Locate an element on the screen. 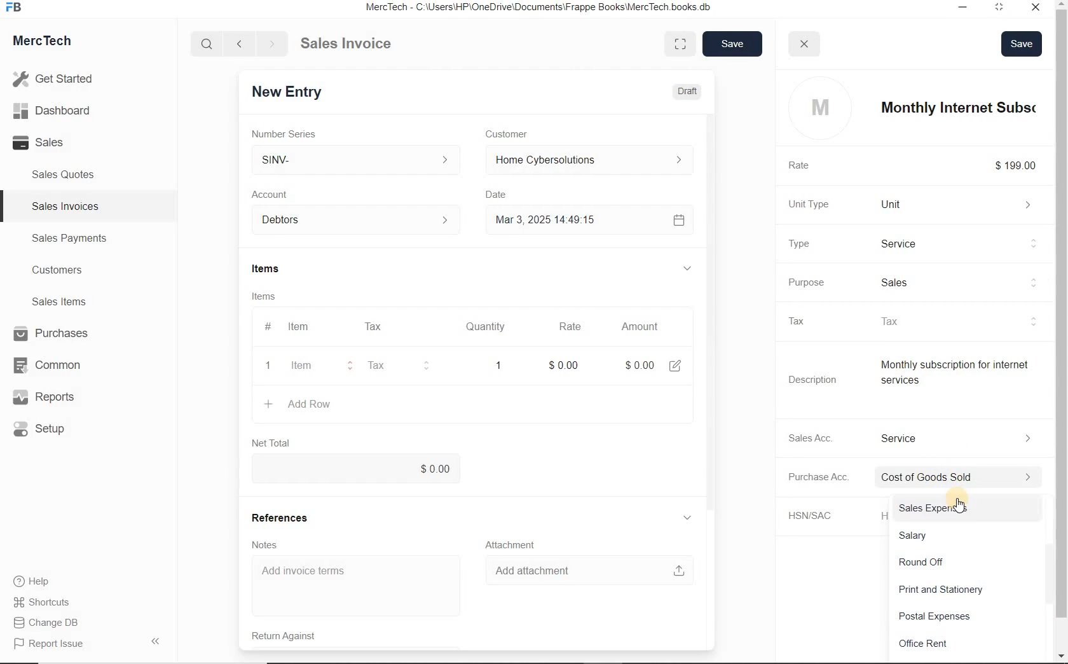 The width and height of the screenshot is (1068, 664). Sales Invoice is located at coordinates (347, 45).